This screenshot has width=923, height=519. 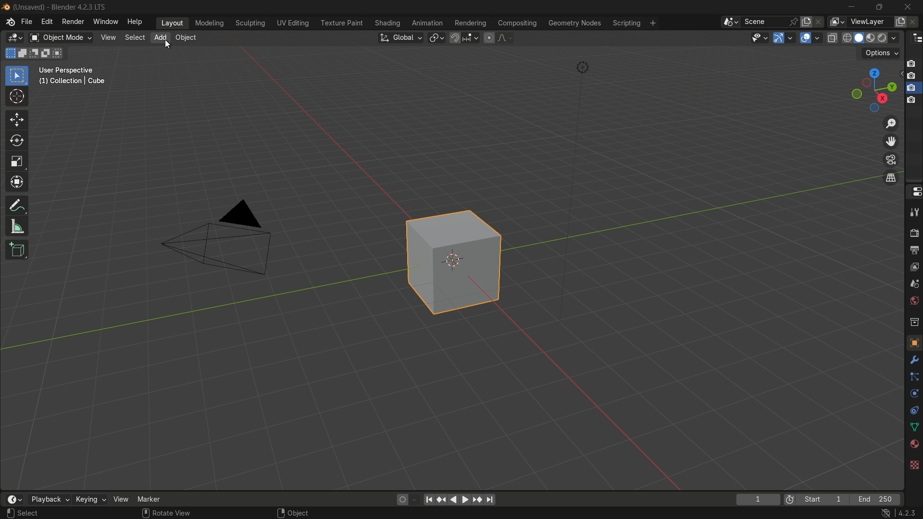 What do you see at coordinates (907, 513) in the screenshot?
I see `4.2.3` at bounding box center [907, 513].